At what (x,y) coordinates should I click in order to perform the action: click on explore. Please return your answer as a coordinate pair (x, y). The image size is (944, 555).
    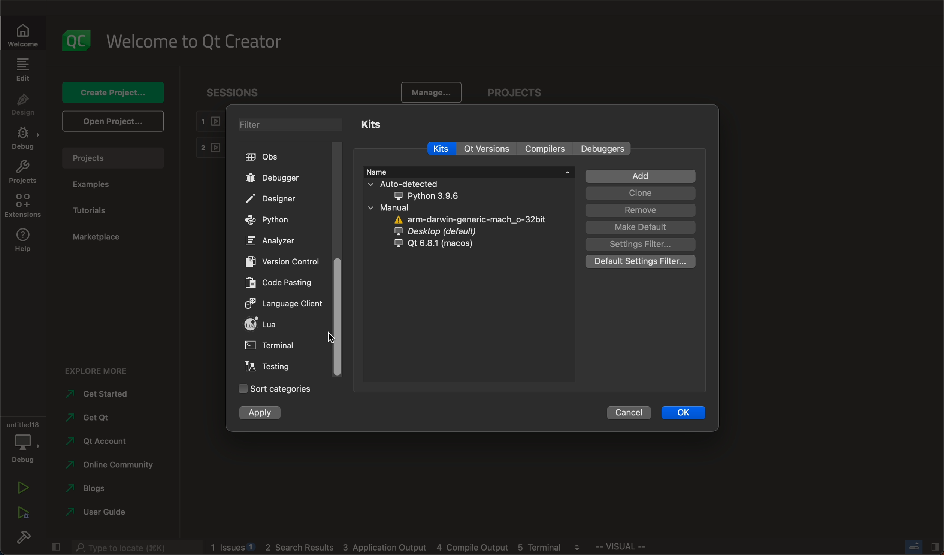
    Looking at the image, I should click on (96, 368).